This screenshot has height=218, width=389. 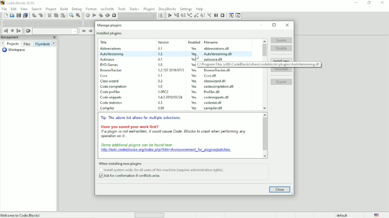 I want to click on Open, so click(x=12, y=16).